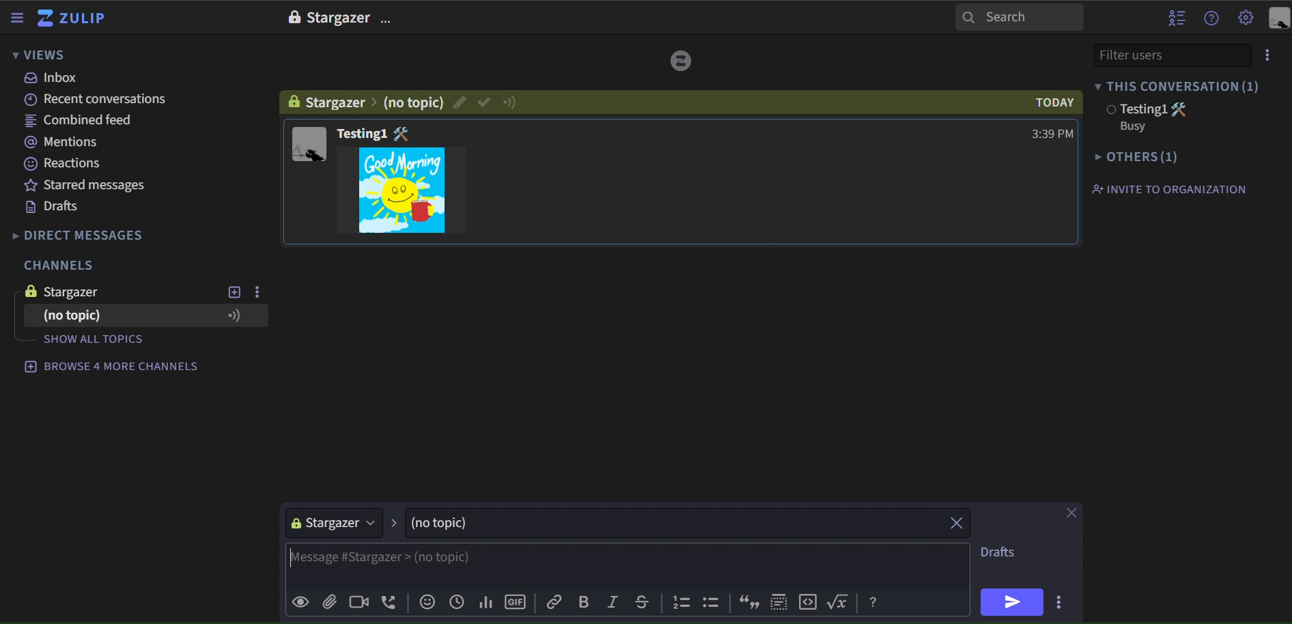 This screenshot has width=1292, height=624. What do you see at coordinates (18, 19) in the screenshot?
I see `hide sidebar` at bounding box center [18, 19].